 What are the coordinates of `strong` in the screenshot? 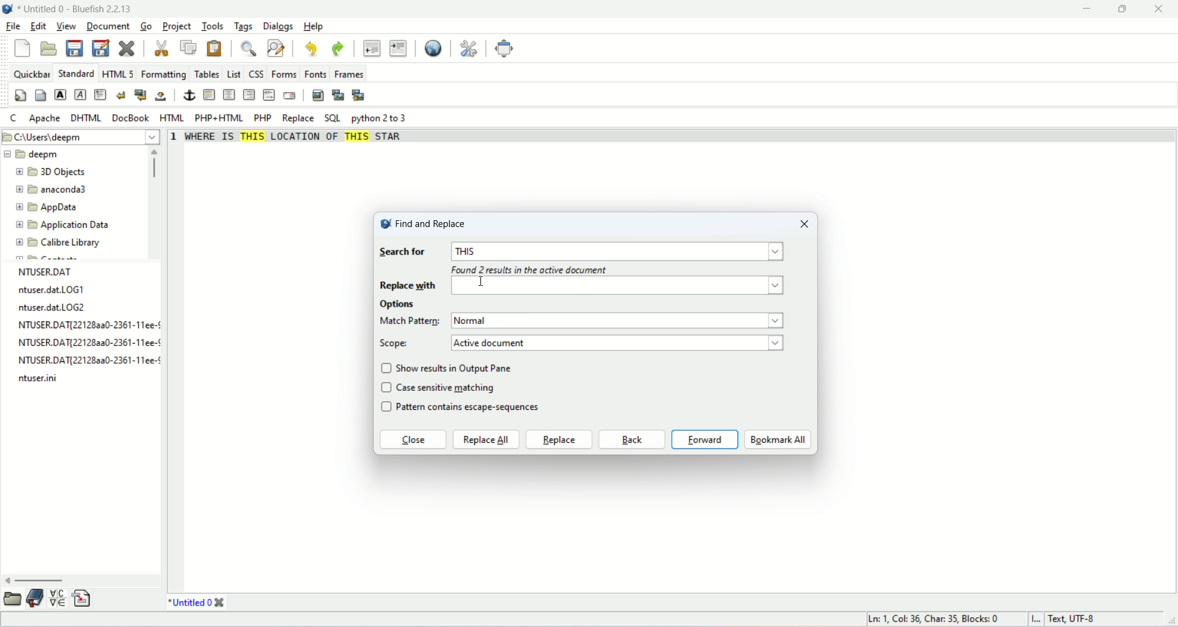 It's located at (60, 95).